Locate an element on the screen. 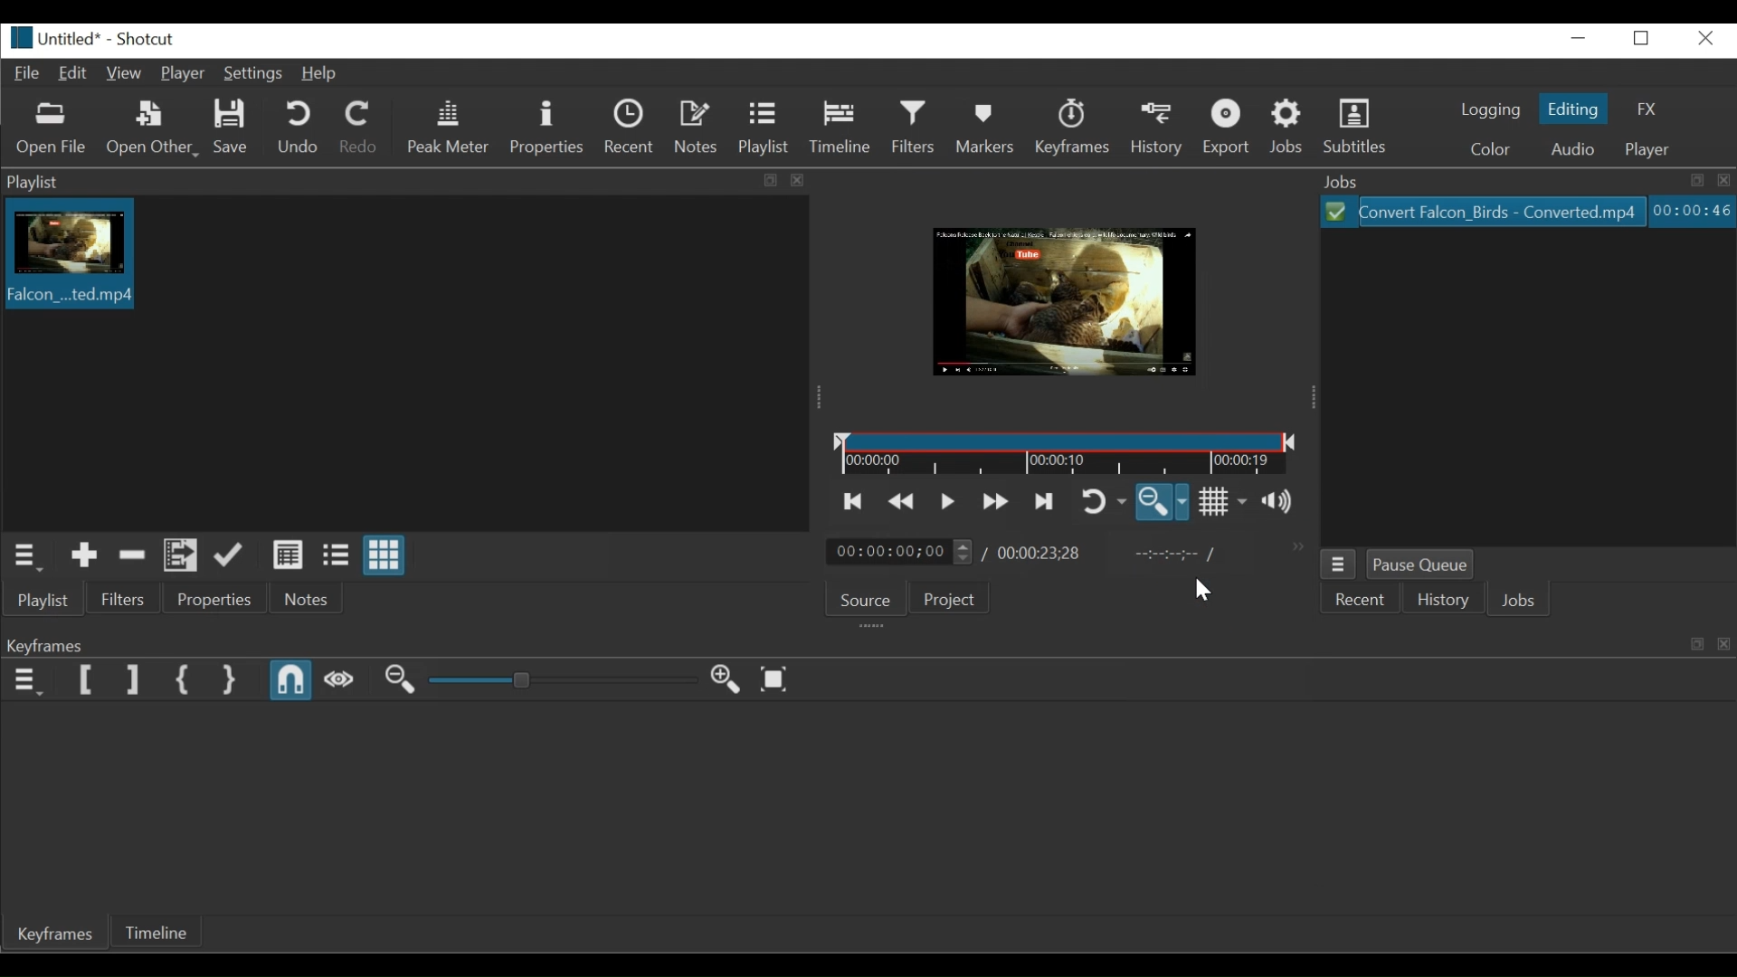 The width and height of the screenshot is (1737, 977). Filter is located at coordinates (123, 597).